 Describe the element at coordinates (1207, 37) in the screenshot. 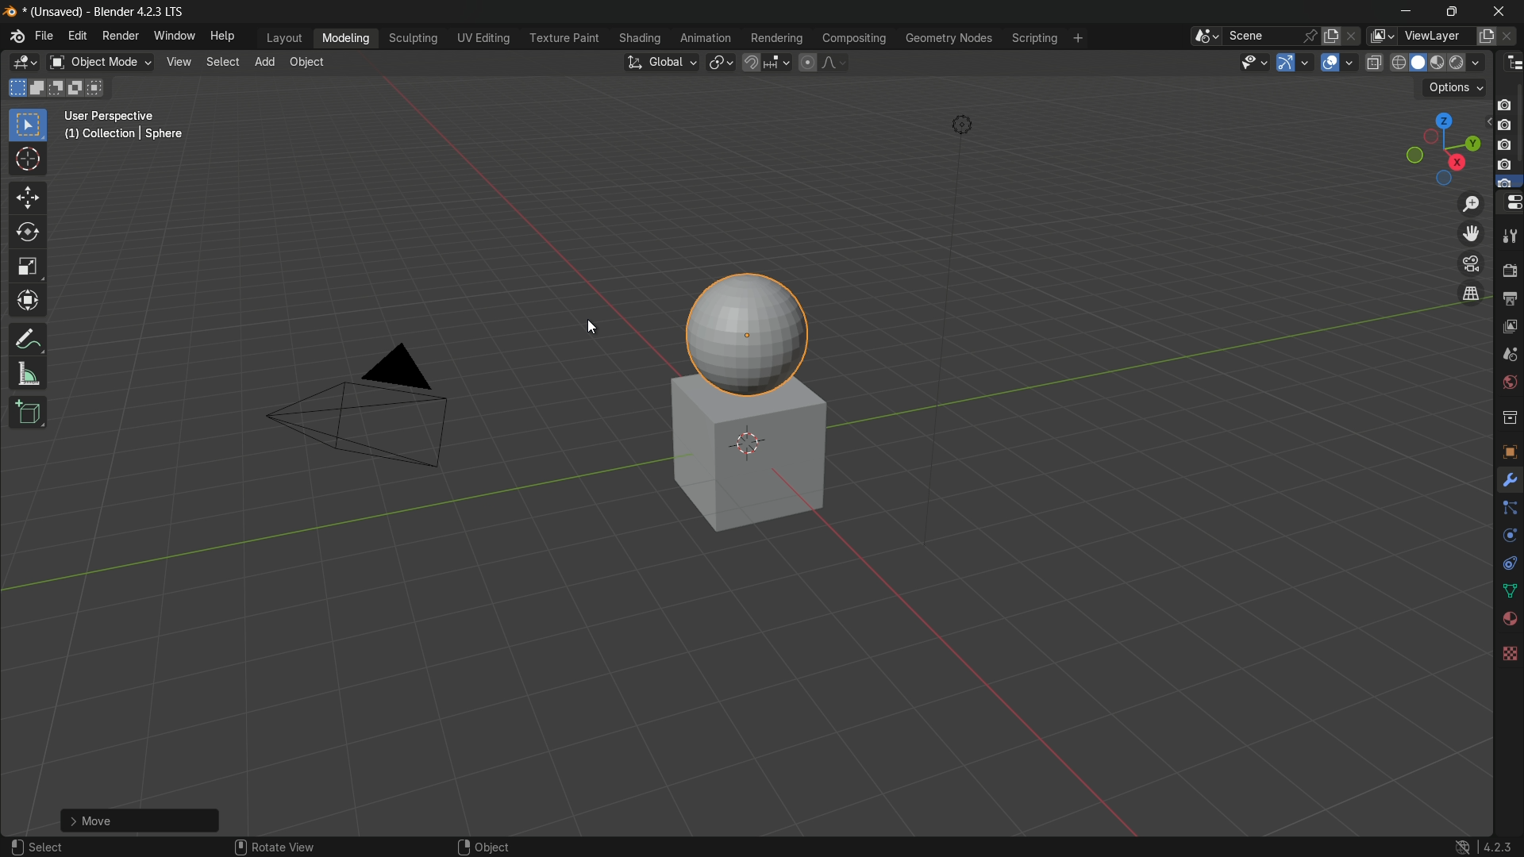

I see `browse scenes` at that location.